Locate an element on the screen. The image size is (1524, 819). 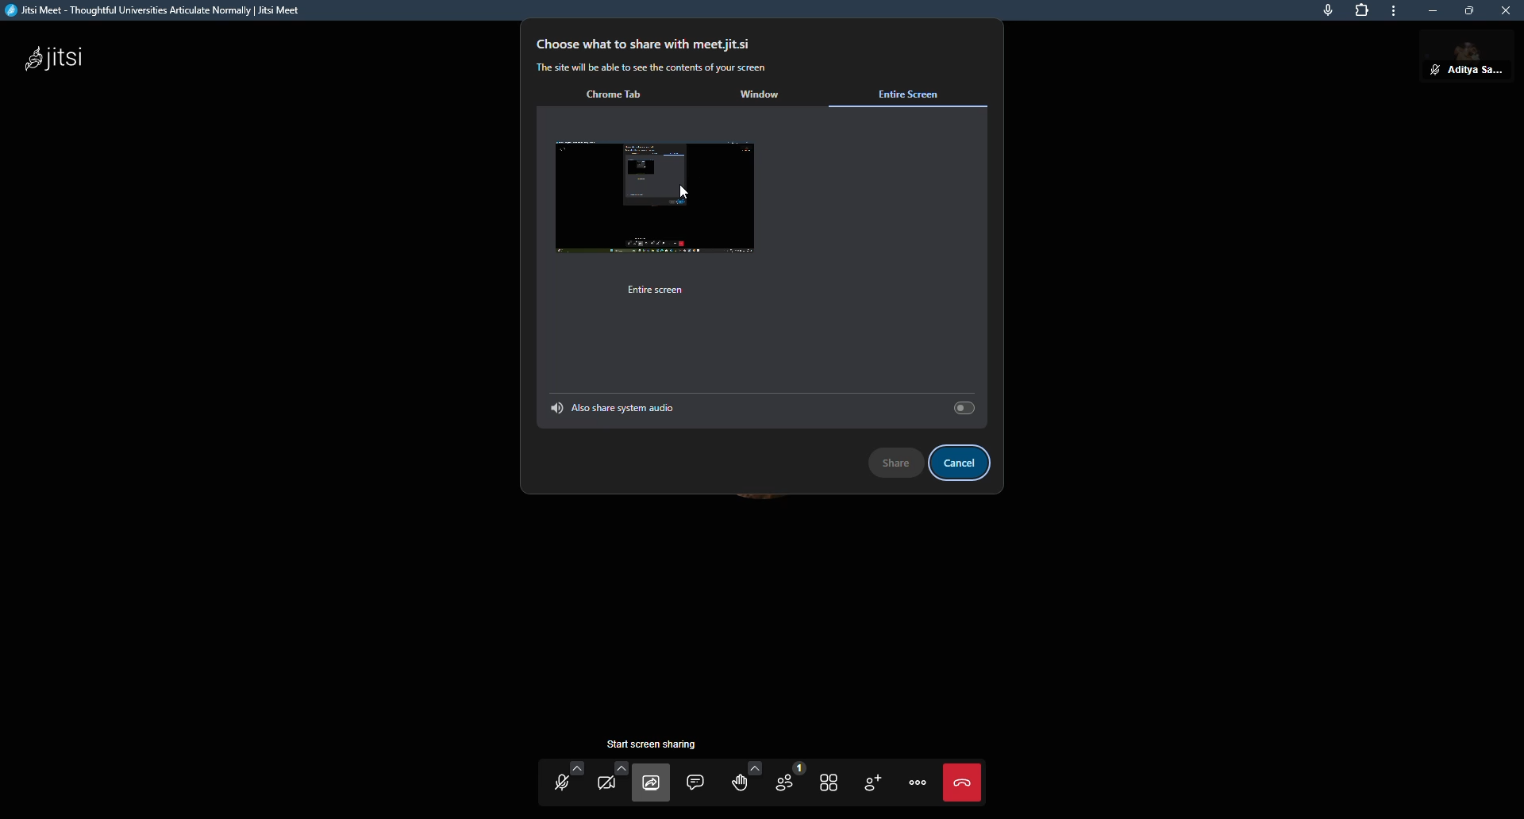
entire screen is located at coordinates (915, 91).